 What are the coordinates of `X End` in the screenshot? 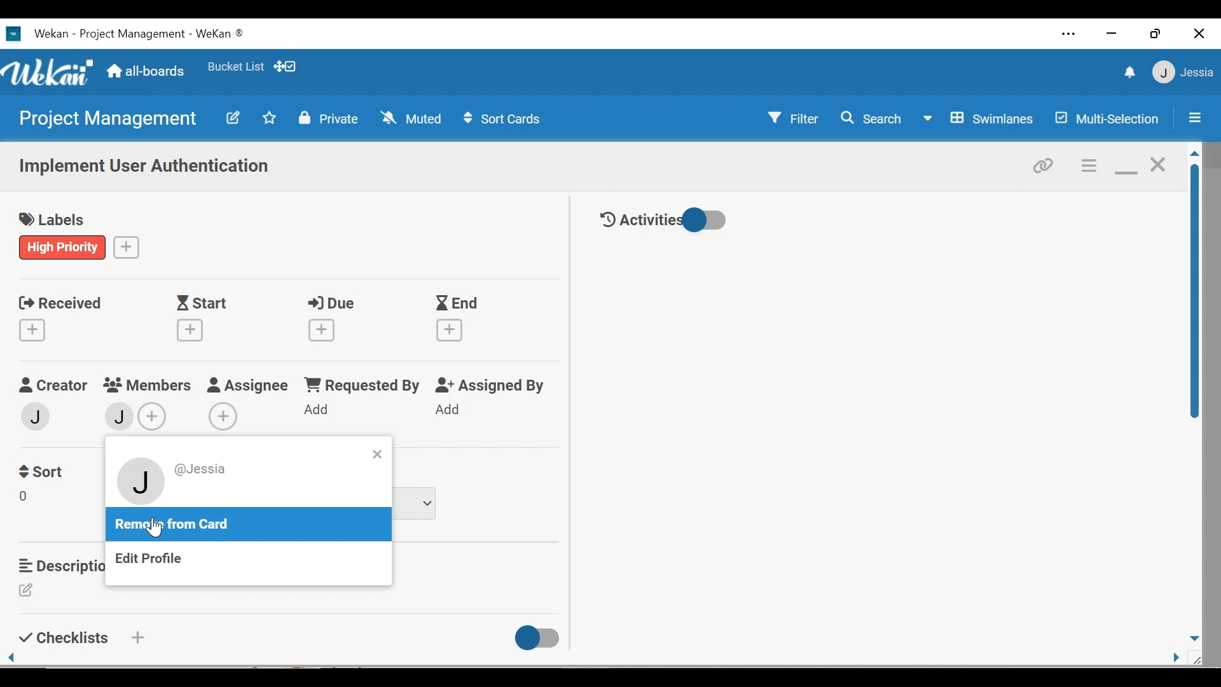 It's located at (458, 319).